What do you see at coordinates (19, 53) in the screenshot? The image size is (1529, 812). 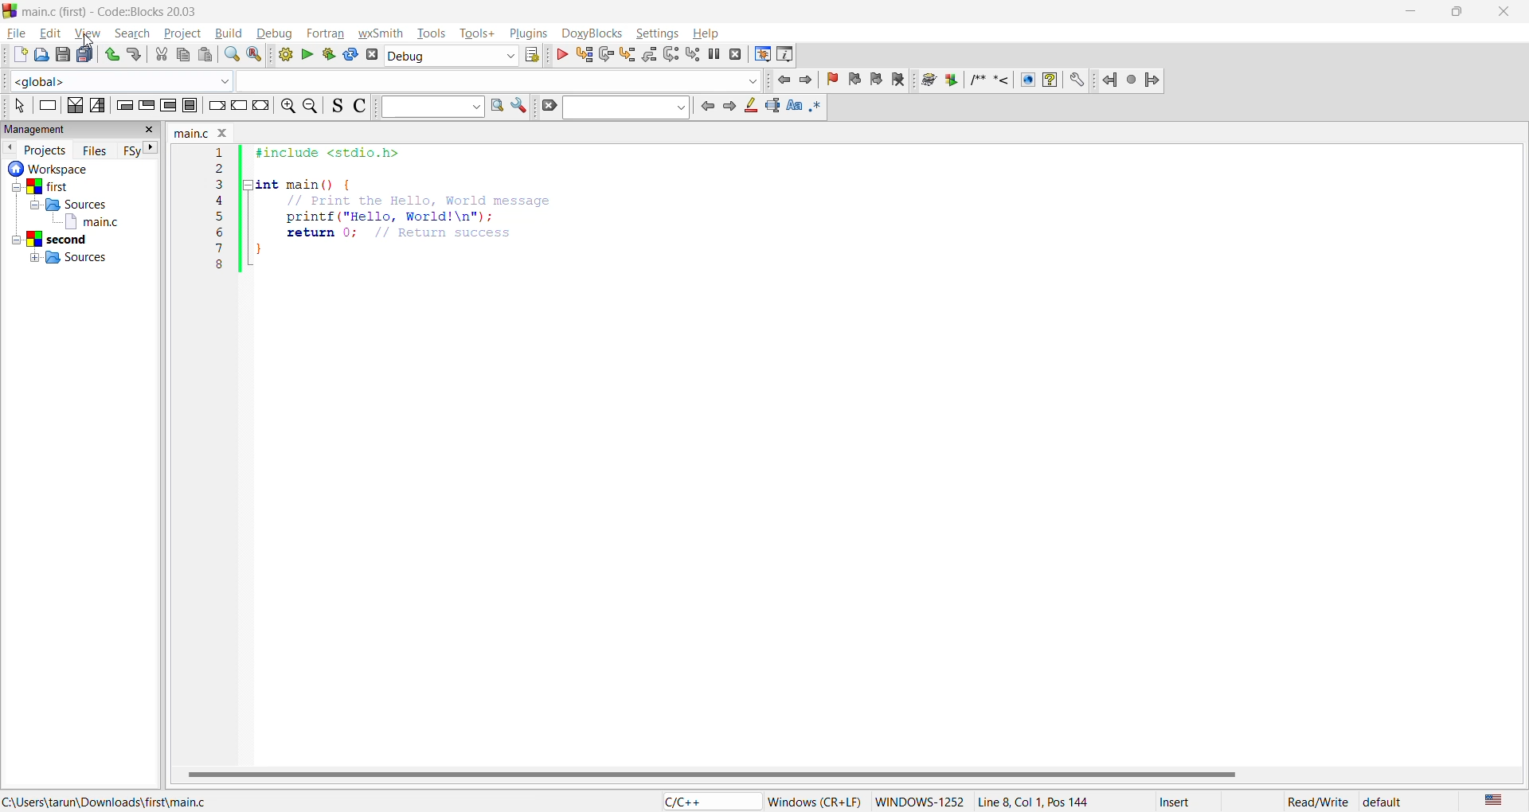 I see `new` at bounding box center [19, 53].